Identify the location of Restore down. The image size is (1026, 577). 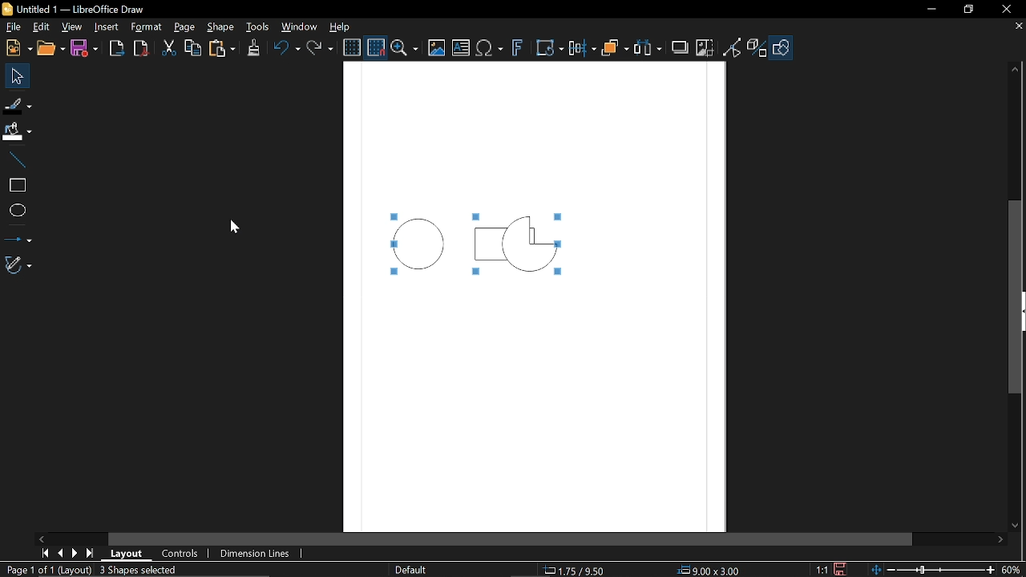
(968, 10).